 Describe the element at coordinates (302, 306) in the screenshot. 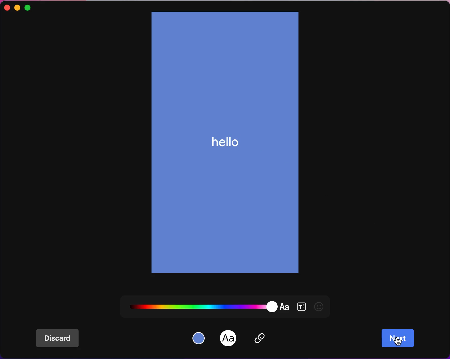

I see `font size` at that location.